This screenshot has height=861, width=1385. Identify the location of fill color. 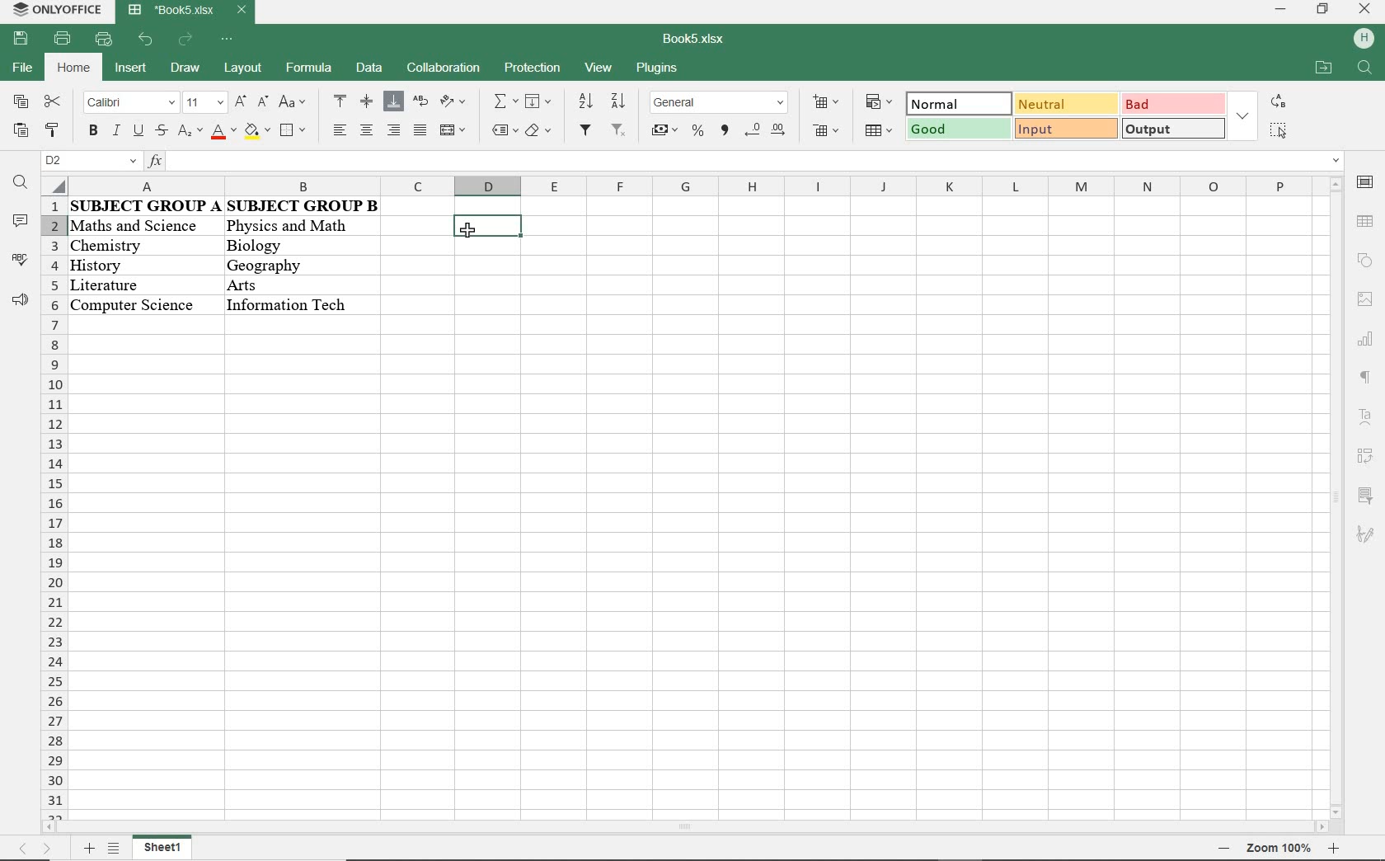
(258, 133).